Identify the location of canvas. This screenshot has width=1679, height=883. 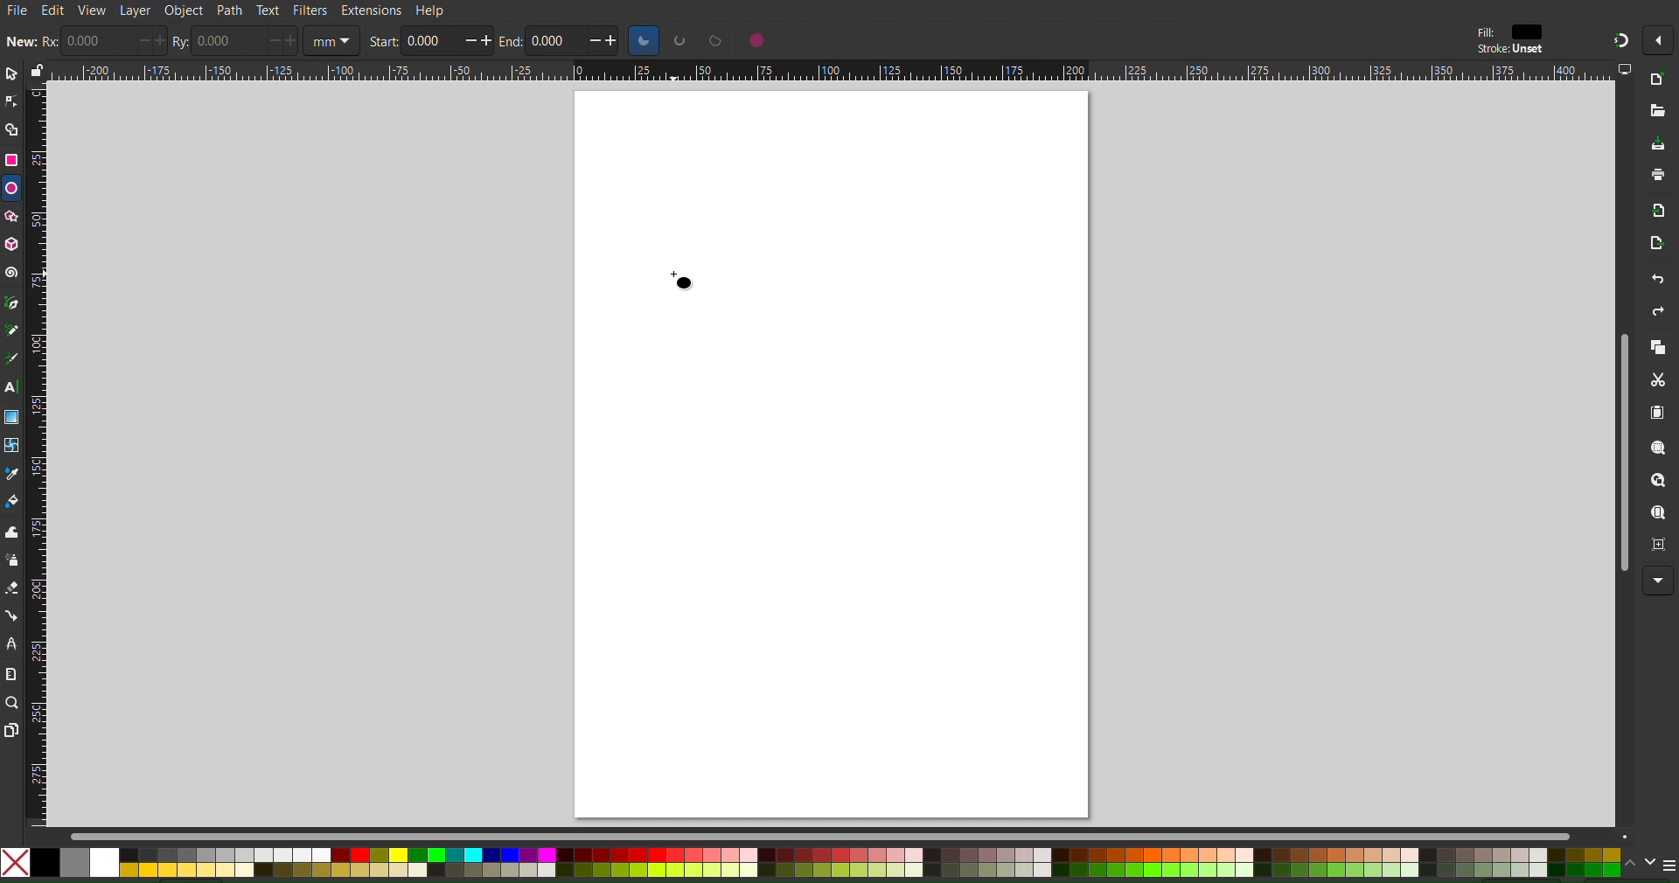
(831, 455).